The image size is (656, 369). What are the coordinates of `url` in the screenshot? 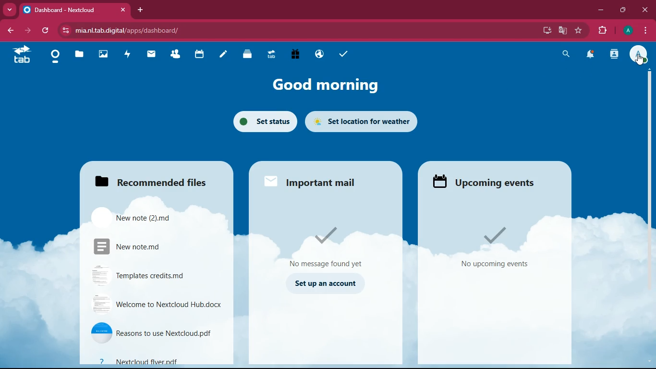 It's located at (135, 30).